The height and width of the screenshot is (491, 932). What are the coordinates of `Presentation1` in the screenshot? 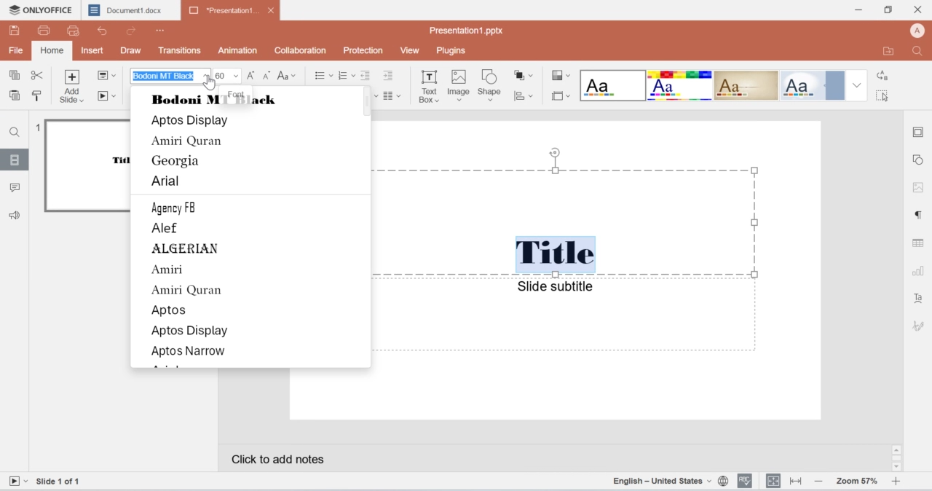 It's located at (231, 11).